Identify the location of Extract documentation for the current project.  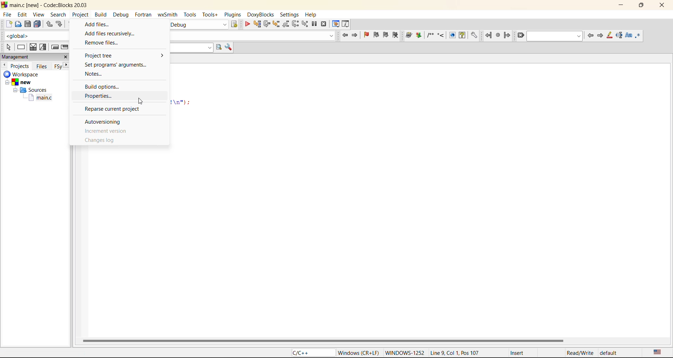
(419, 35).